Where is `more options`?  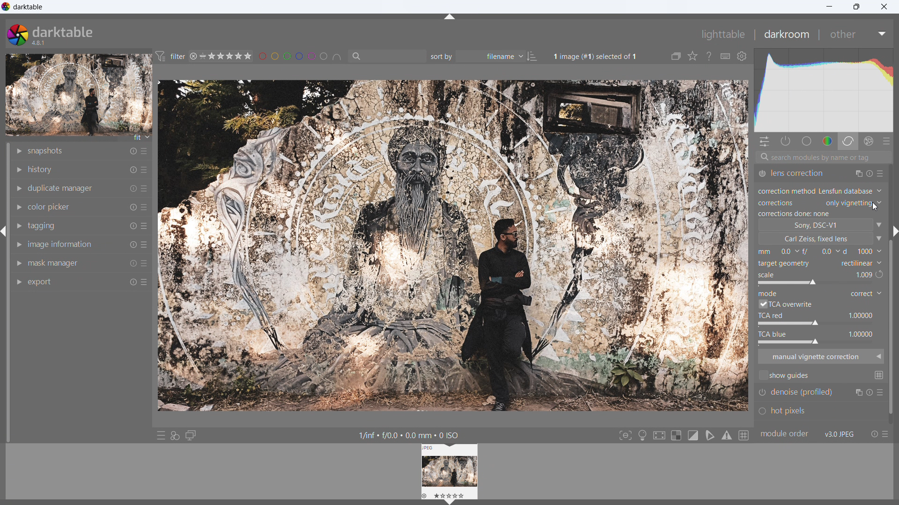
more options is located at coordinates (147, 226).